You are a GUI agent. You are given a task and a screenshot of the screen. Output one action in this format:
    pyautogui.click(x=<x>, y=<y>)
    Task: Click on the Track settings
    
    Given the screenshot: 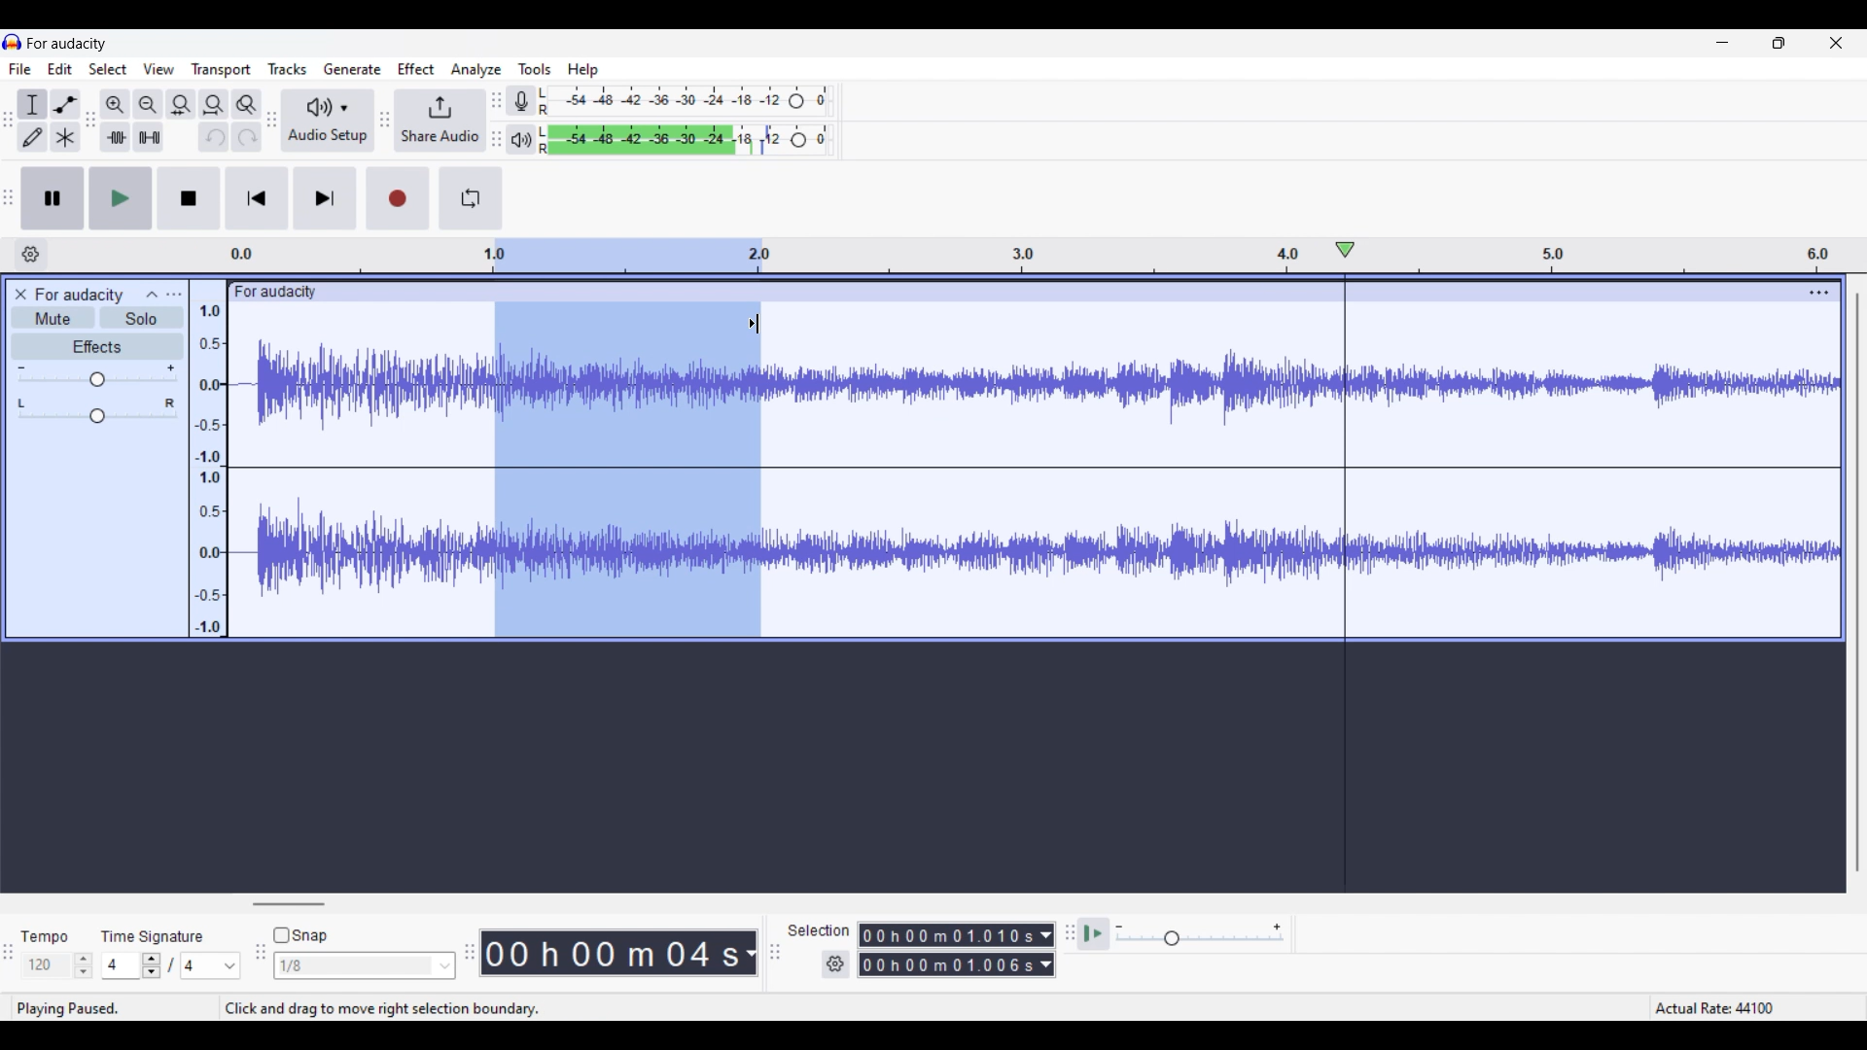 What is the action you would take?
    pyautogui.click(x=1819, y=293)
    